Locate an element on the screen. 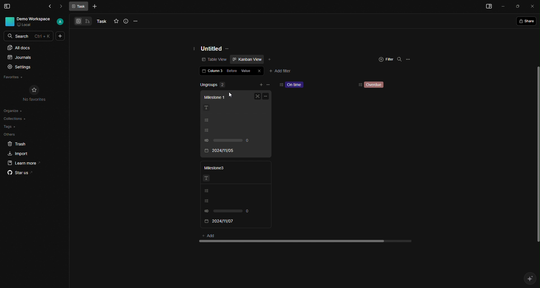  View 2 is located at coordinates (87, 22).